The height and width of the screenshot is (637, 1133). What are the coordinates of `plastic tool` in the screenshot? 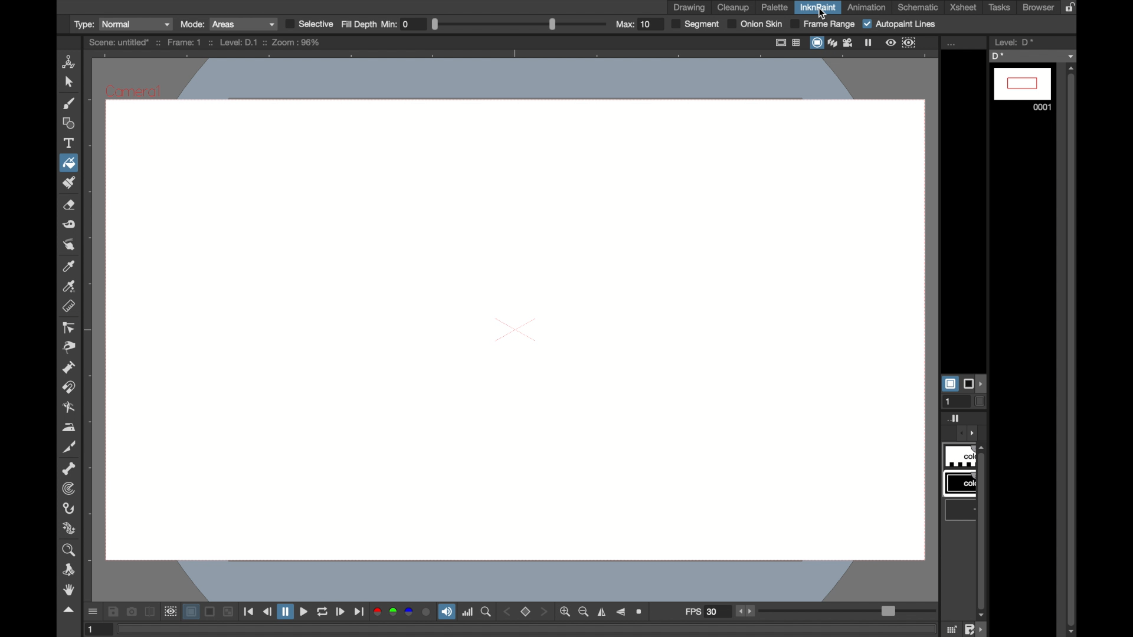 It's located at (70, 528).